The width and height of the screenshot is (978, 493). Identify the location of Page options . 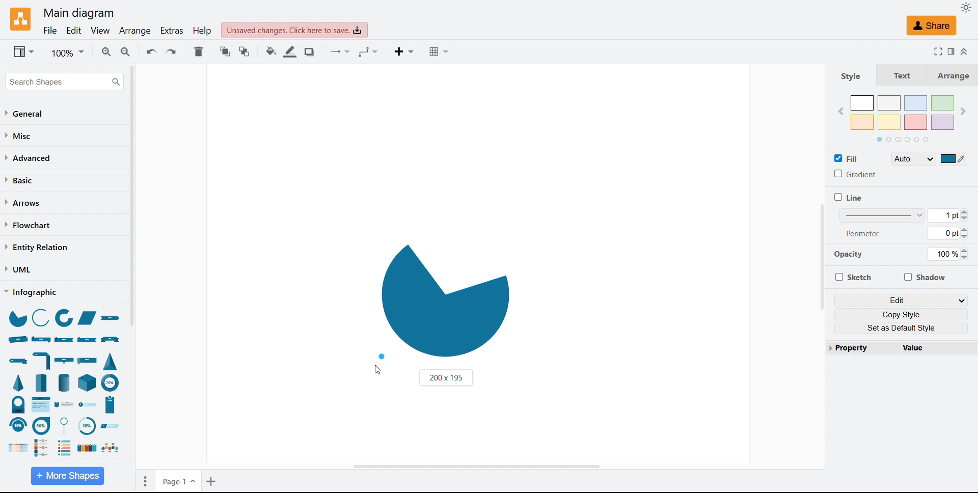
(145, 481).